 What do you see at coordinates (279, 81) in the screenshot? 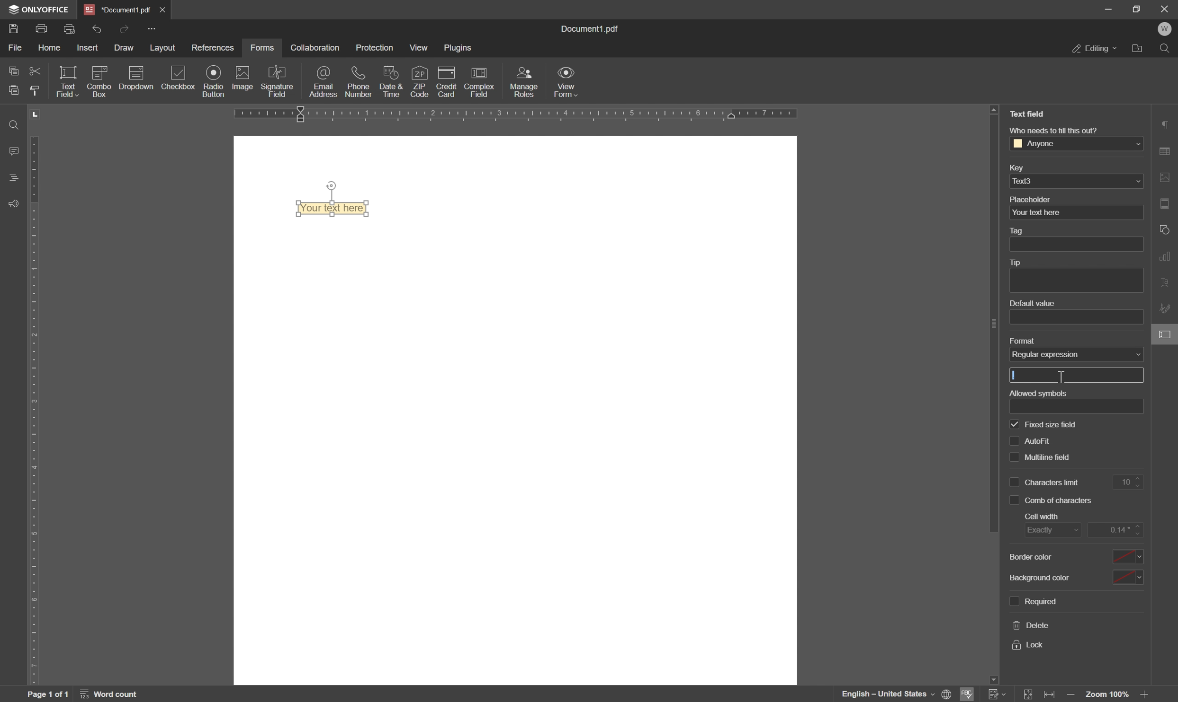
I see `signature field` at bounding box center [279, 81].